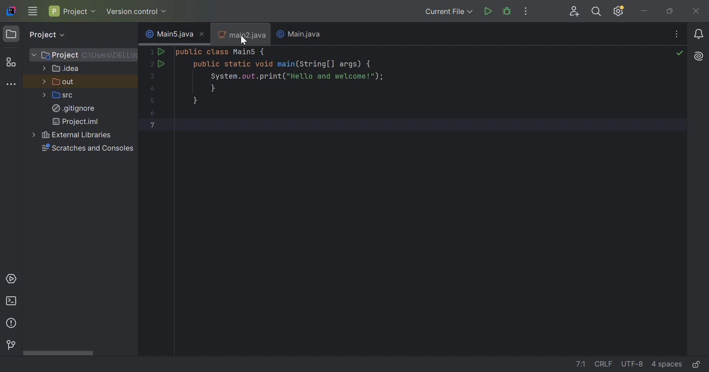  I want to click on main2.java, so click(242, 35).